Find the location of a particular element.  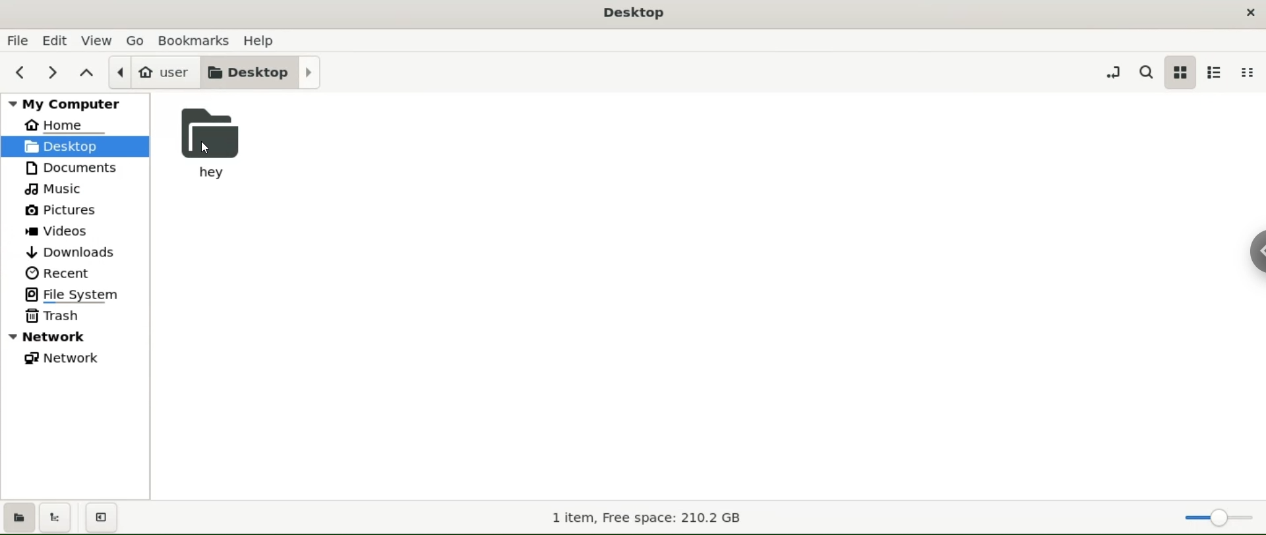

cursor is located at coordinates (208, 150).